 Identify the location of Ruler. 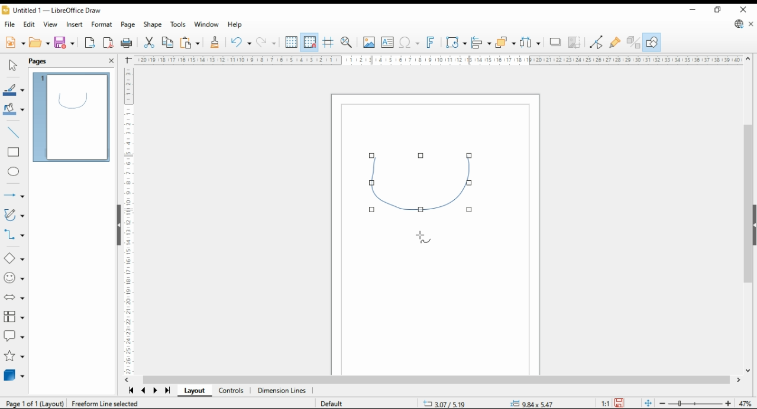
(438, 60).